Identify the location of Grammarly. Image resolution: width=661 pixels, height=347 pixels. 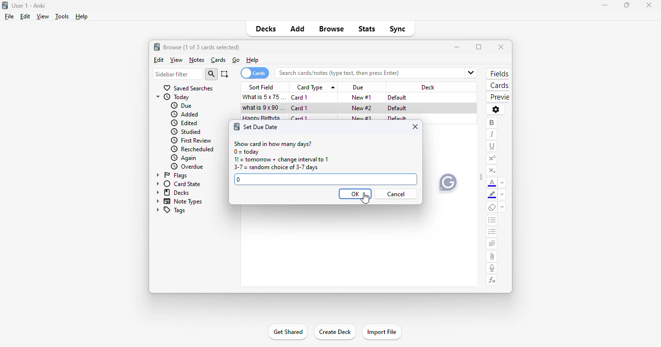
(448, 182).